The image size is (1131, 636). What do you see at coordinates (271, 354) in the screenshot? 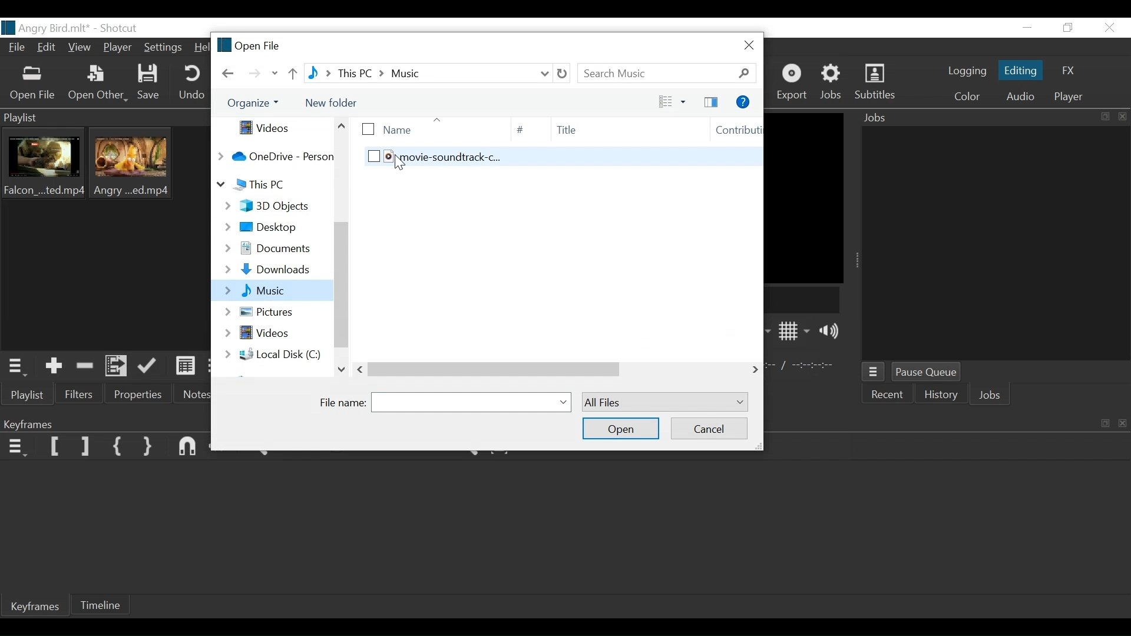
I see `Local Disc (C:)` at bounding box center [271, 354].